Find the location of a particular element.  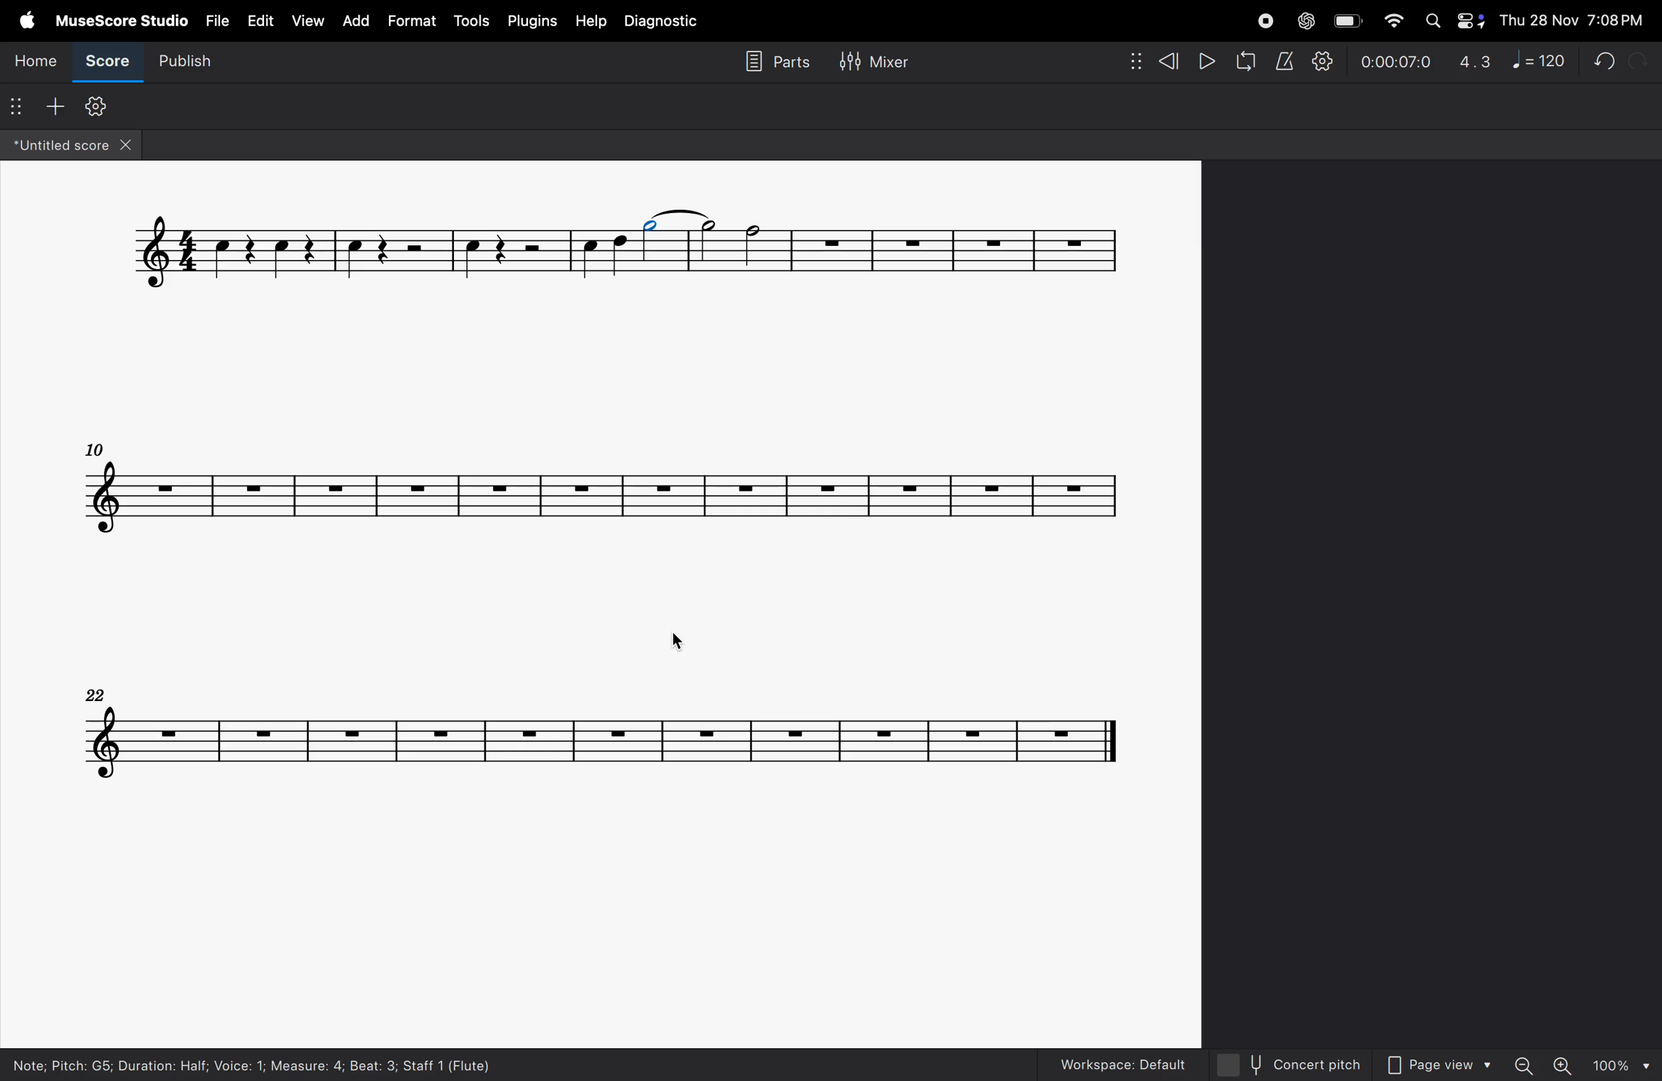

wifi is located at coordinates (1388, 22).